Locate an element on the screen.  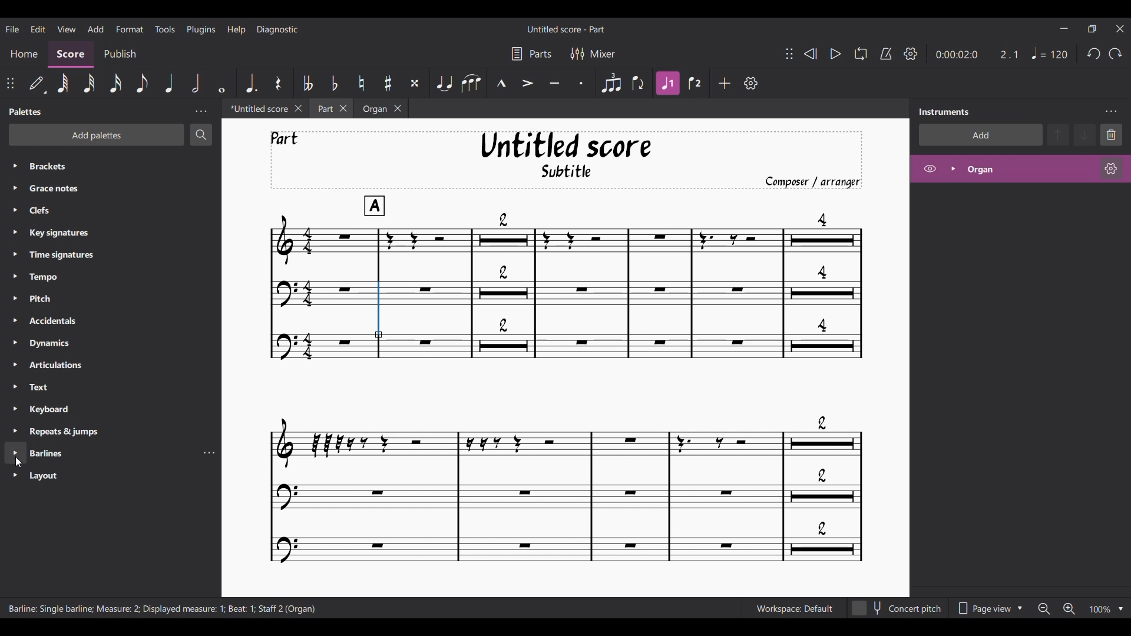
Click to expand respective palette is located at coordinates (15, 301).